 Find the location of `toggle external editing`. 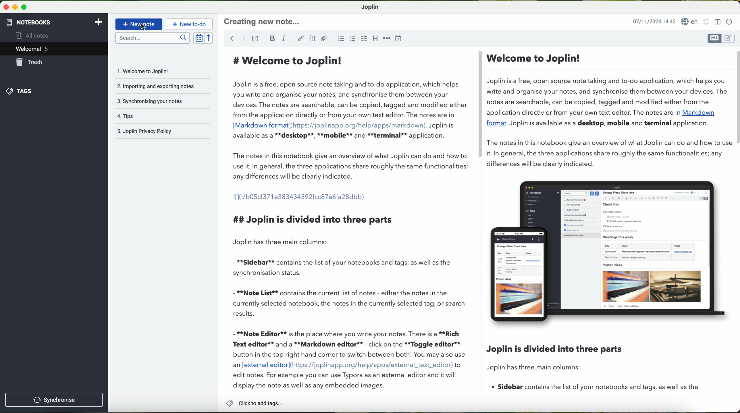

toggle external editing is located at coordinates (256, 39).